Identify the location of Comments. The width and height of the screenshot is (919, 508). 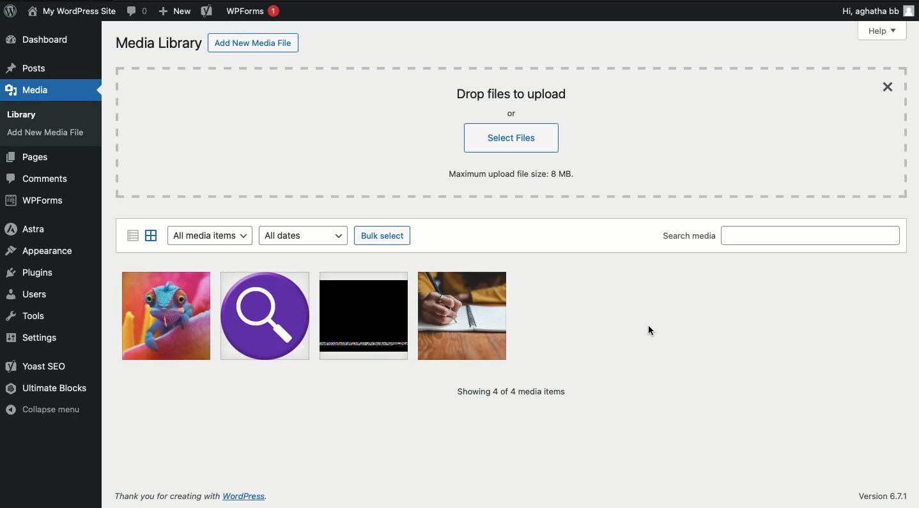
(42, 177).